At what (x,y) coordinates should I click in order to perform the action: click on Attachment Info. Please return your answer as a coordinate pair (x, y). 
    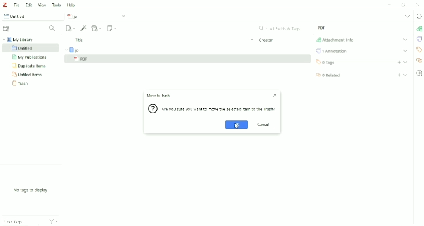
    Looking at the image, I should click on (334, 40).